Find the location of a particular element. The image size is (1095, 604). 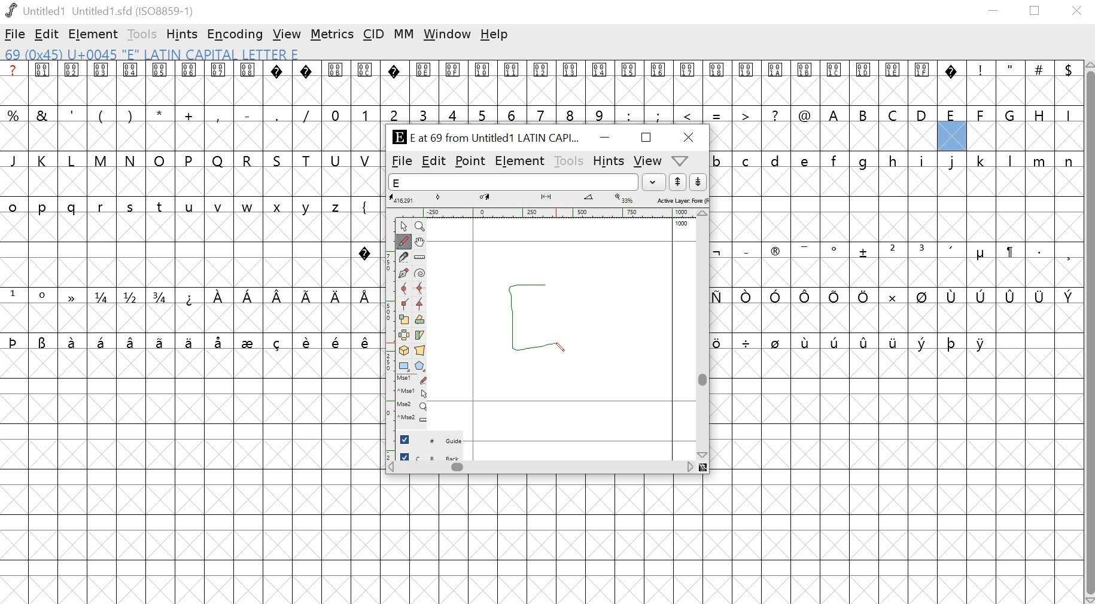

scrollbar is located at coordinates (705, 335).